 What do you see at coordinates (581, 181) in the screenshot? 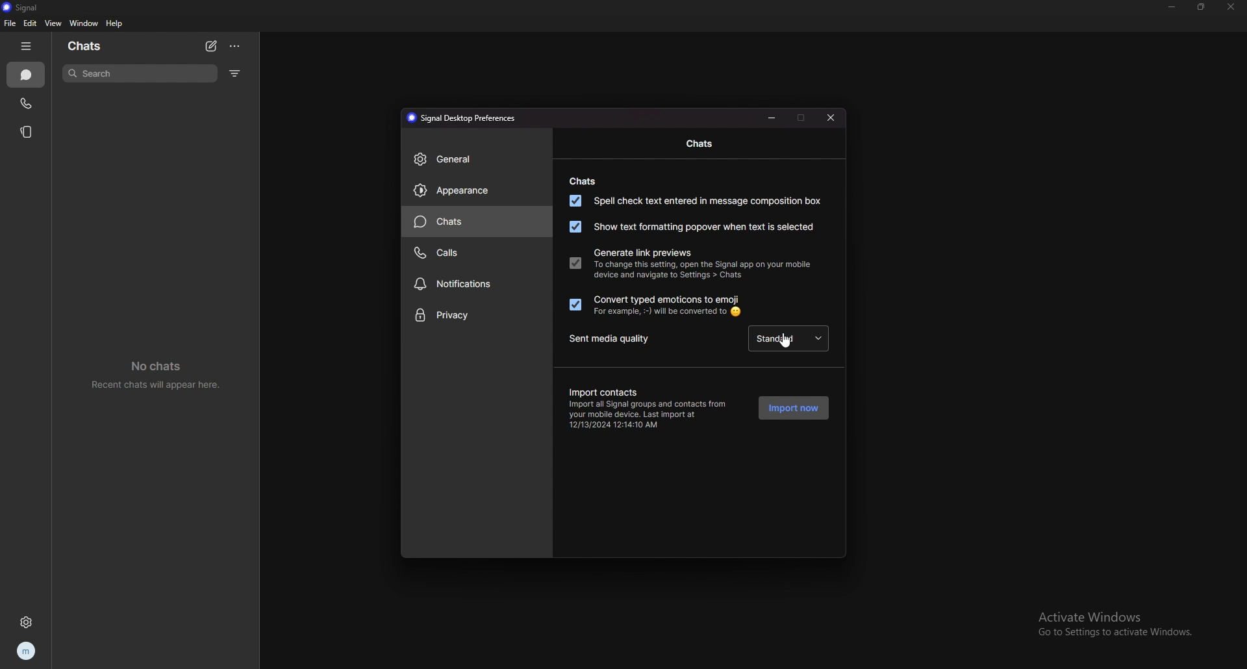
I see `chats` at bounding box center [581, 181].